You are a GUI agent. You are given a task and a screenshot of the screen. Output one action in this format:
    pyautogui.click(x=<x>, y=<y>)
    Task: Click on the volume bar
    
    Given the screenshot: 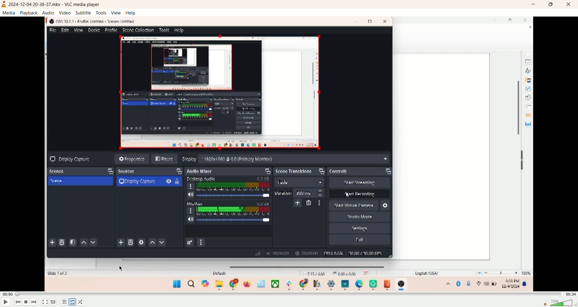 What is the action you would take?
    pyautogui.click(x=564, y=302)
    